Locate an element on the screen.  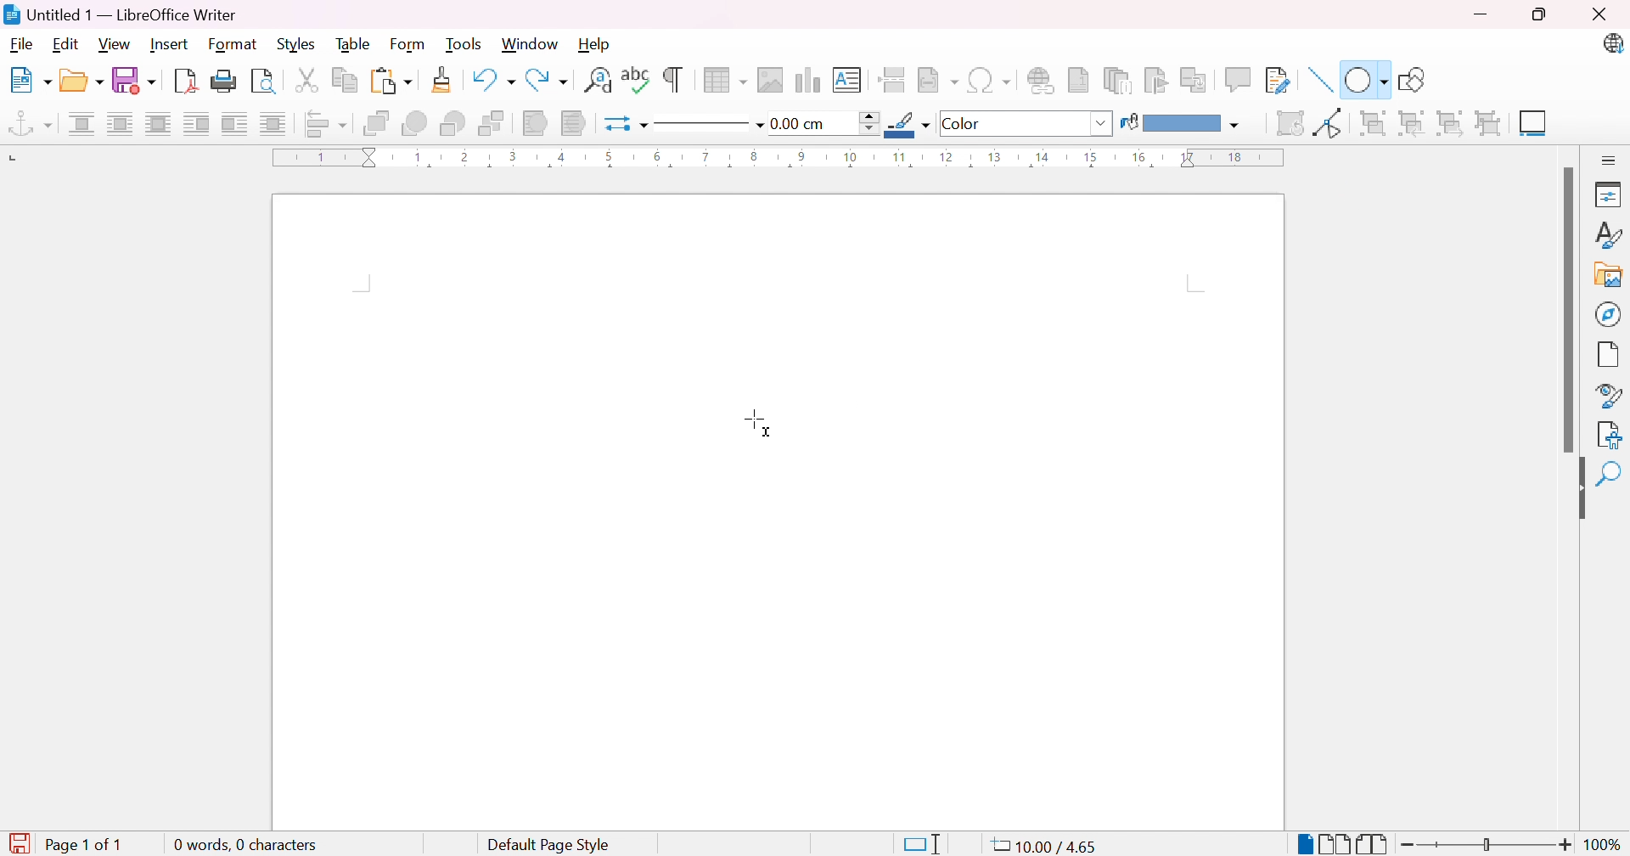
New is located at coordinates (31, 81).